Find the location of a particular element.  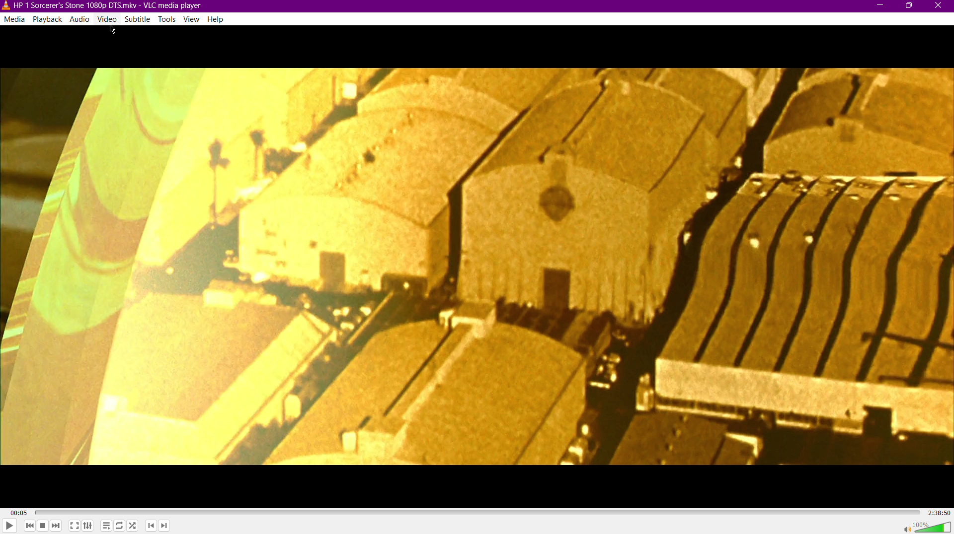

Timeline is located at coordinates (478, 512).